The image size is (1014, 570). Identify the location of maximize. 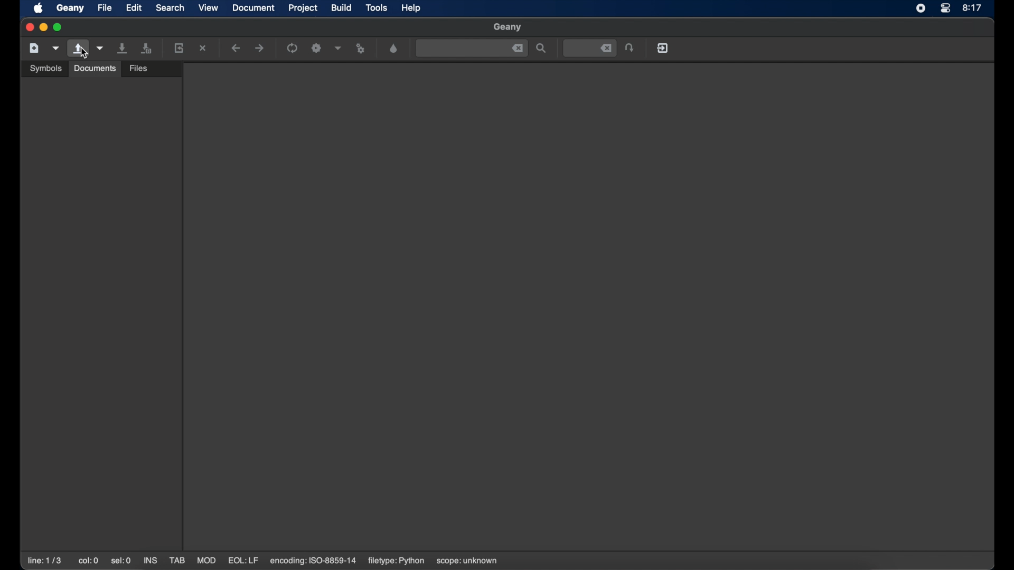
(59, 27).